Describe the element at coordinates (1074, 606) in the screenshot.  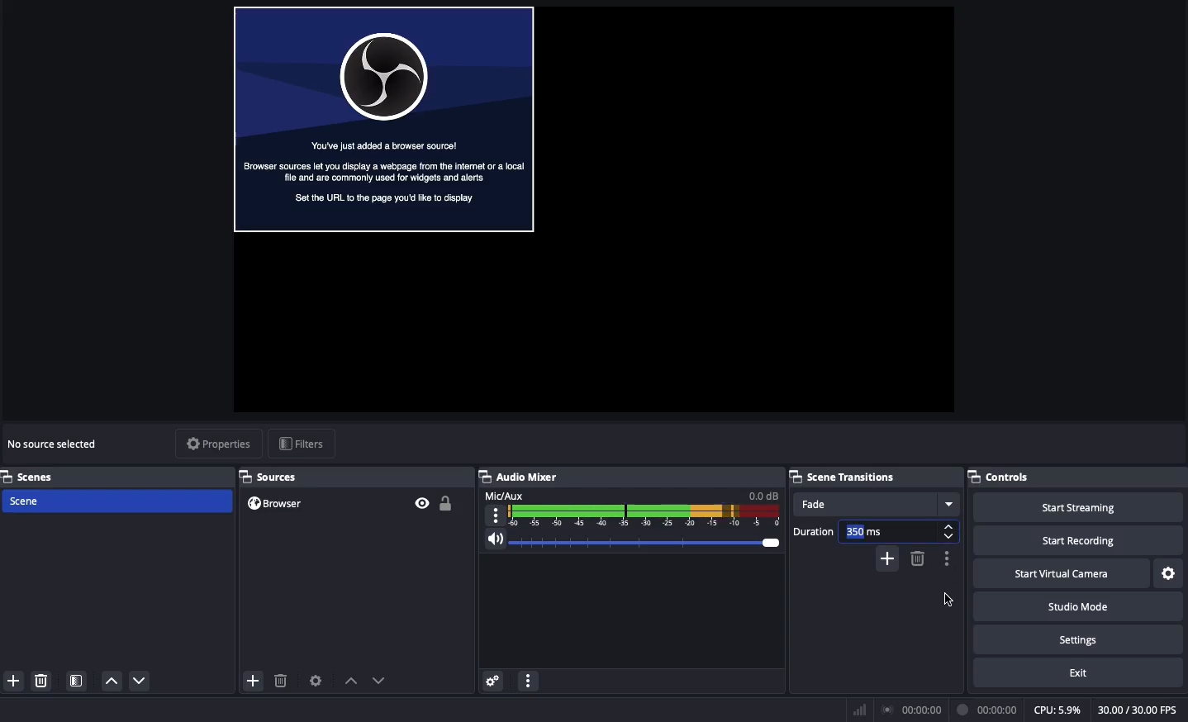
I see `Studio mode` at that location.